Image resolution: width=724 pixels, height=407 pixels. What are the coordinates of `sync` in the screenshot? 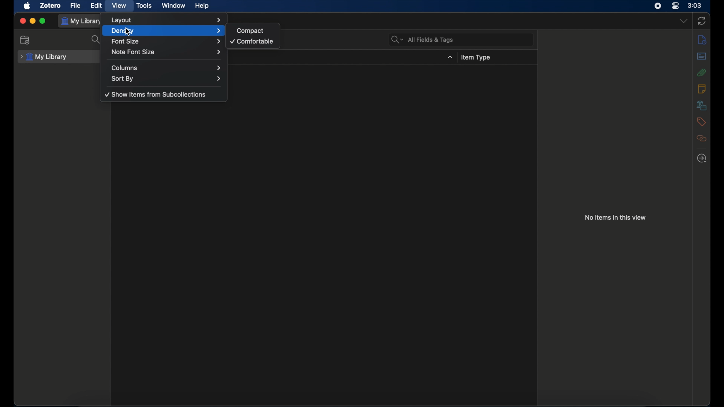 It's located at (702, 21).